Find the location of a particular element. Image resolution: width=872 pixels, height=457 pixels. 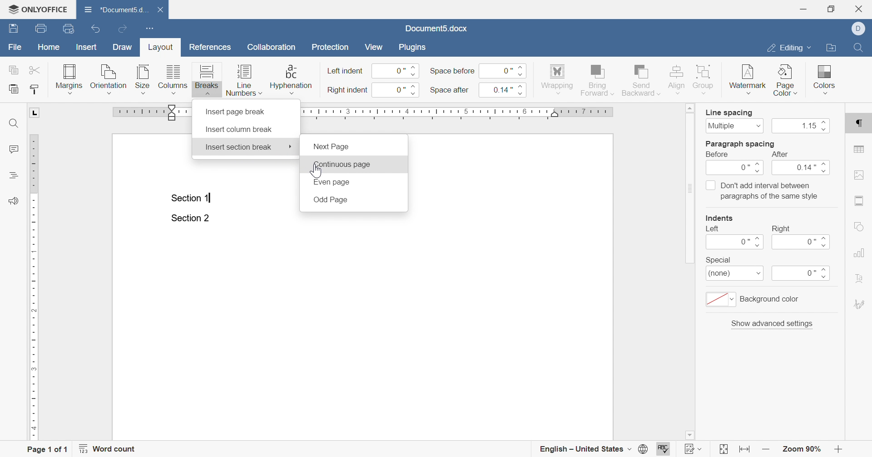

header & footer settings is located at coordinates (860, 201).